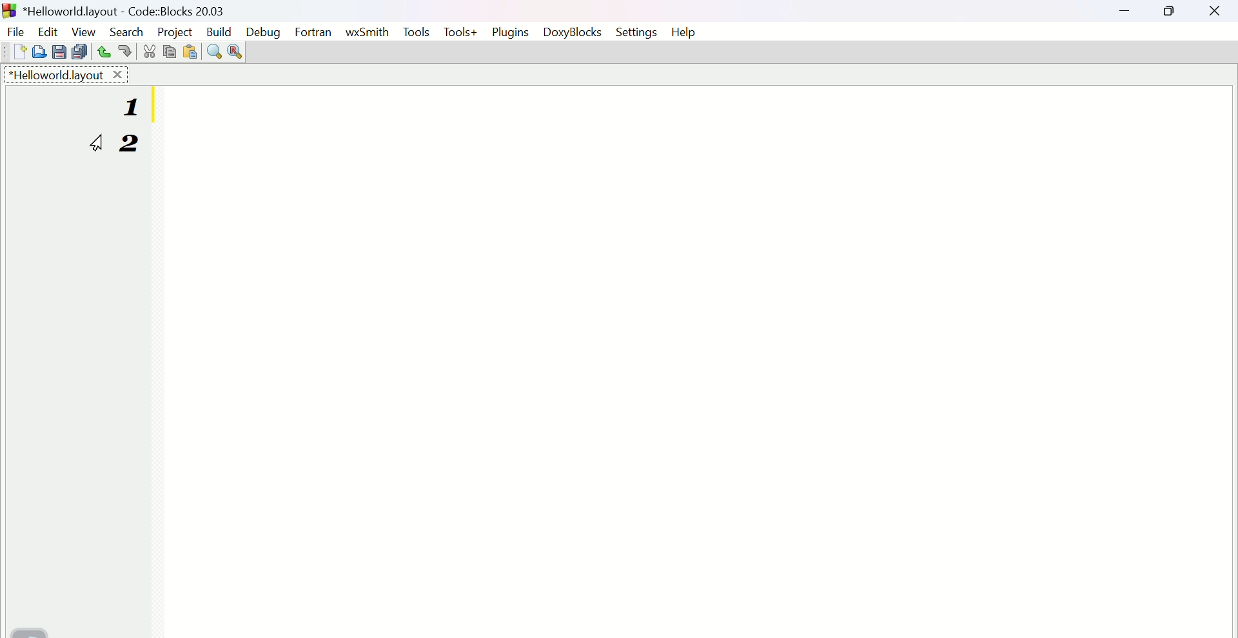 This screenshot has width=1238, height=638. What do you see at coordinates (15, 30) in the screenshot?
I see `file` at bounding box center [15, 30].